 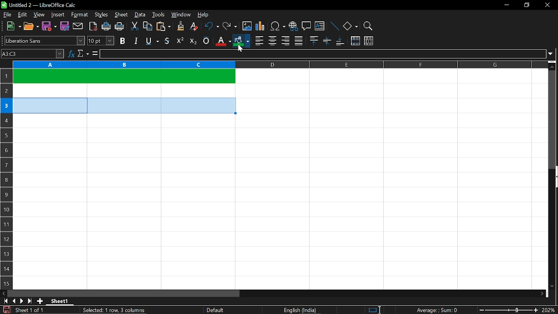 What do you see at coordinates (340, 41) in the screenshot?
I see `align bottom` at bounding box center [340, 41].